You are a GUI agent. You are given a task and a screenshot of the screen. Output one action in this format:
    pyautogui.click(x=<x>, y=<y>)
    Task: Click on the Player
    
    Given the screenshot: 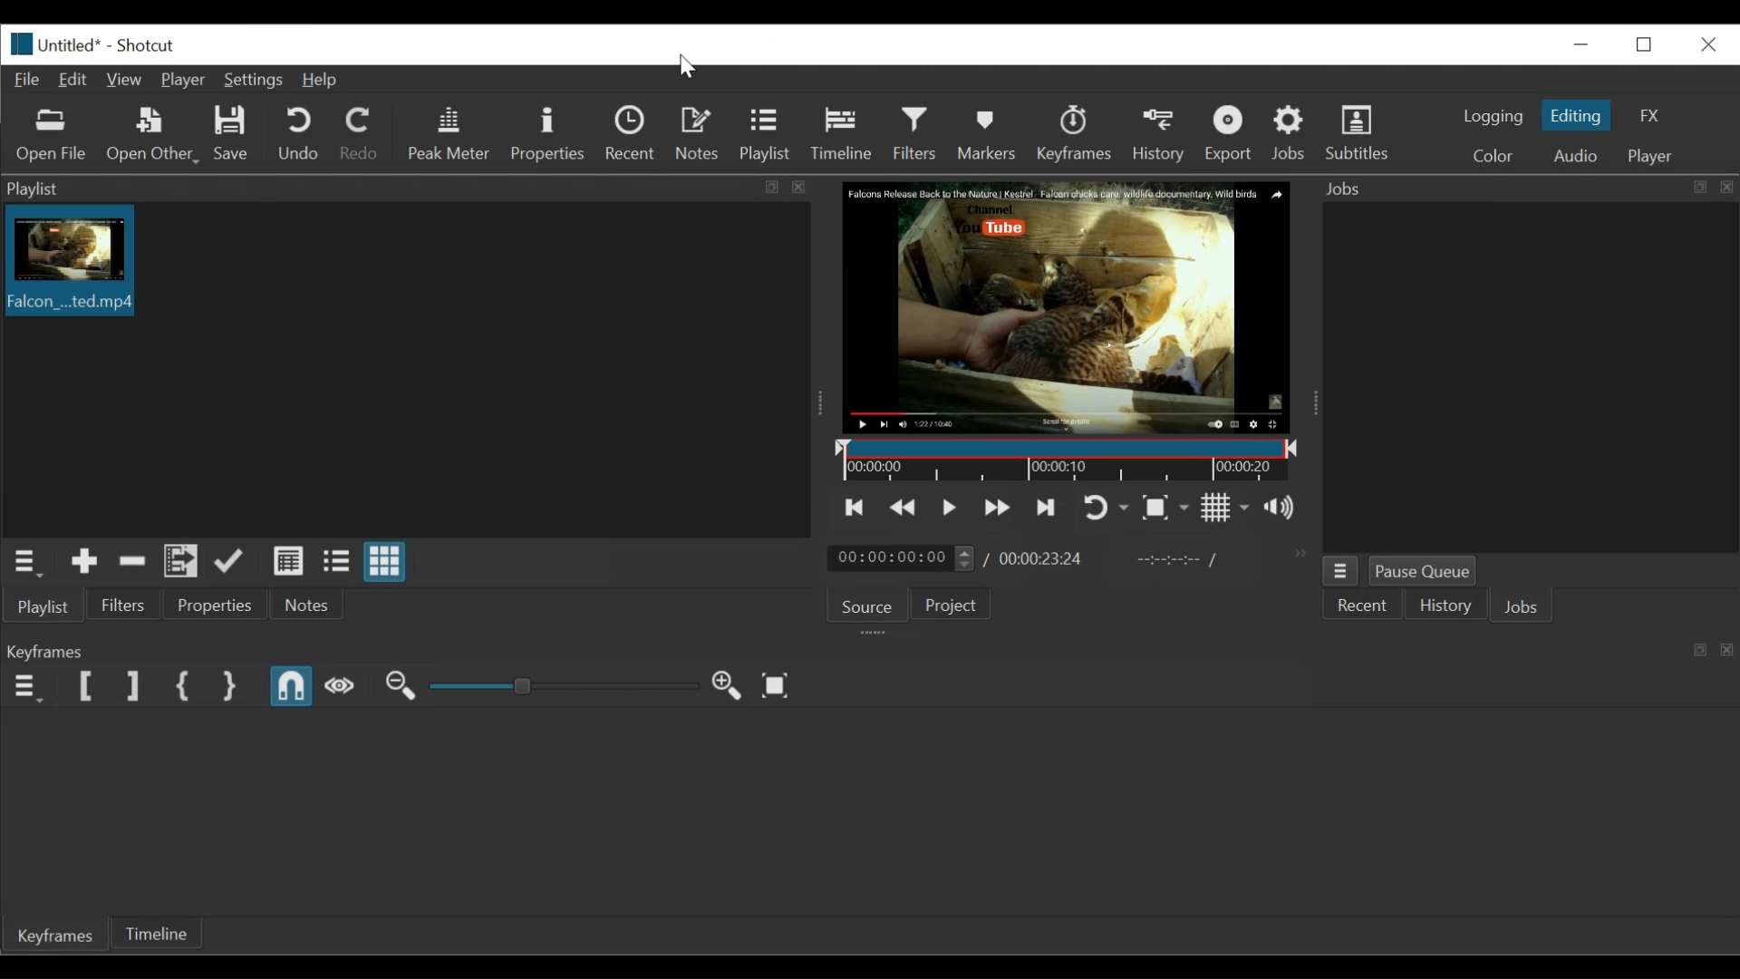 What is the action you would take?
    pyautogui.click(x=182, y=80)
    